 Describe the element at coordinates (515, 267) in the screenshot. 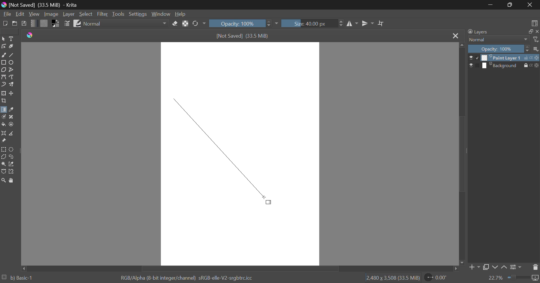

I see `Layer Settings` at that location.